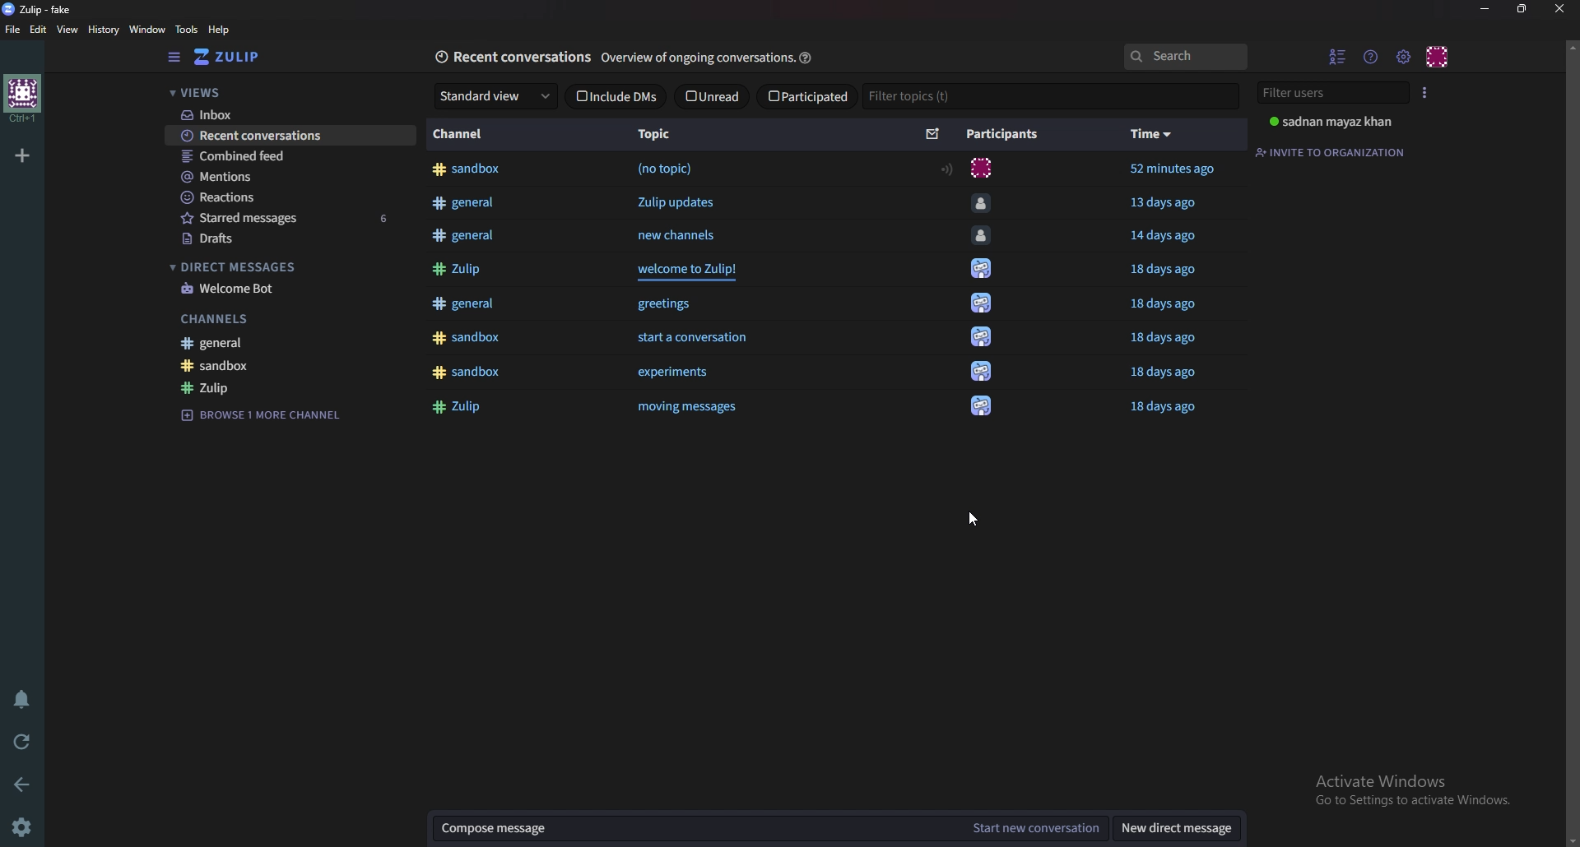  What do you see at coordinates (982, 371) in the screenshot?
I see `icon` at bounding box center [982, 371].